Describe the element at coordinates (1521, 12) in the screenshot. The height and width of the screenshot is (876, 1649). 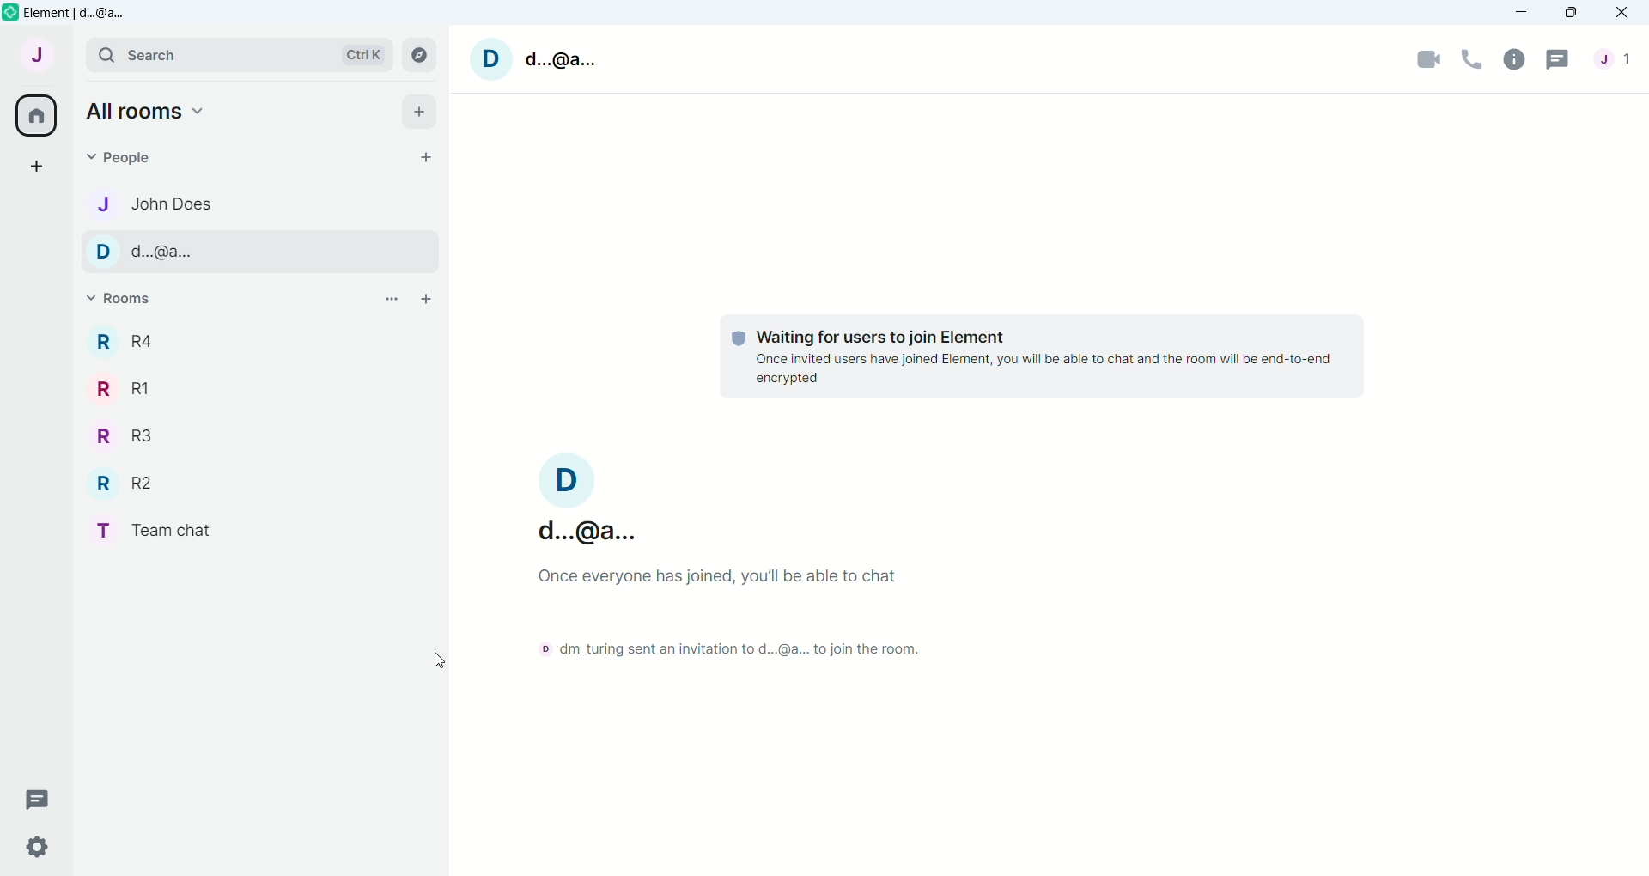
I see `Minimize` at that location.